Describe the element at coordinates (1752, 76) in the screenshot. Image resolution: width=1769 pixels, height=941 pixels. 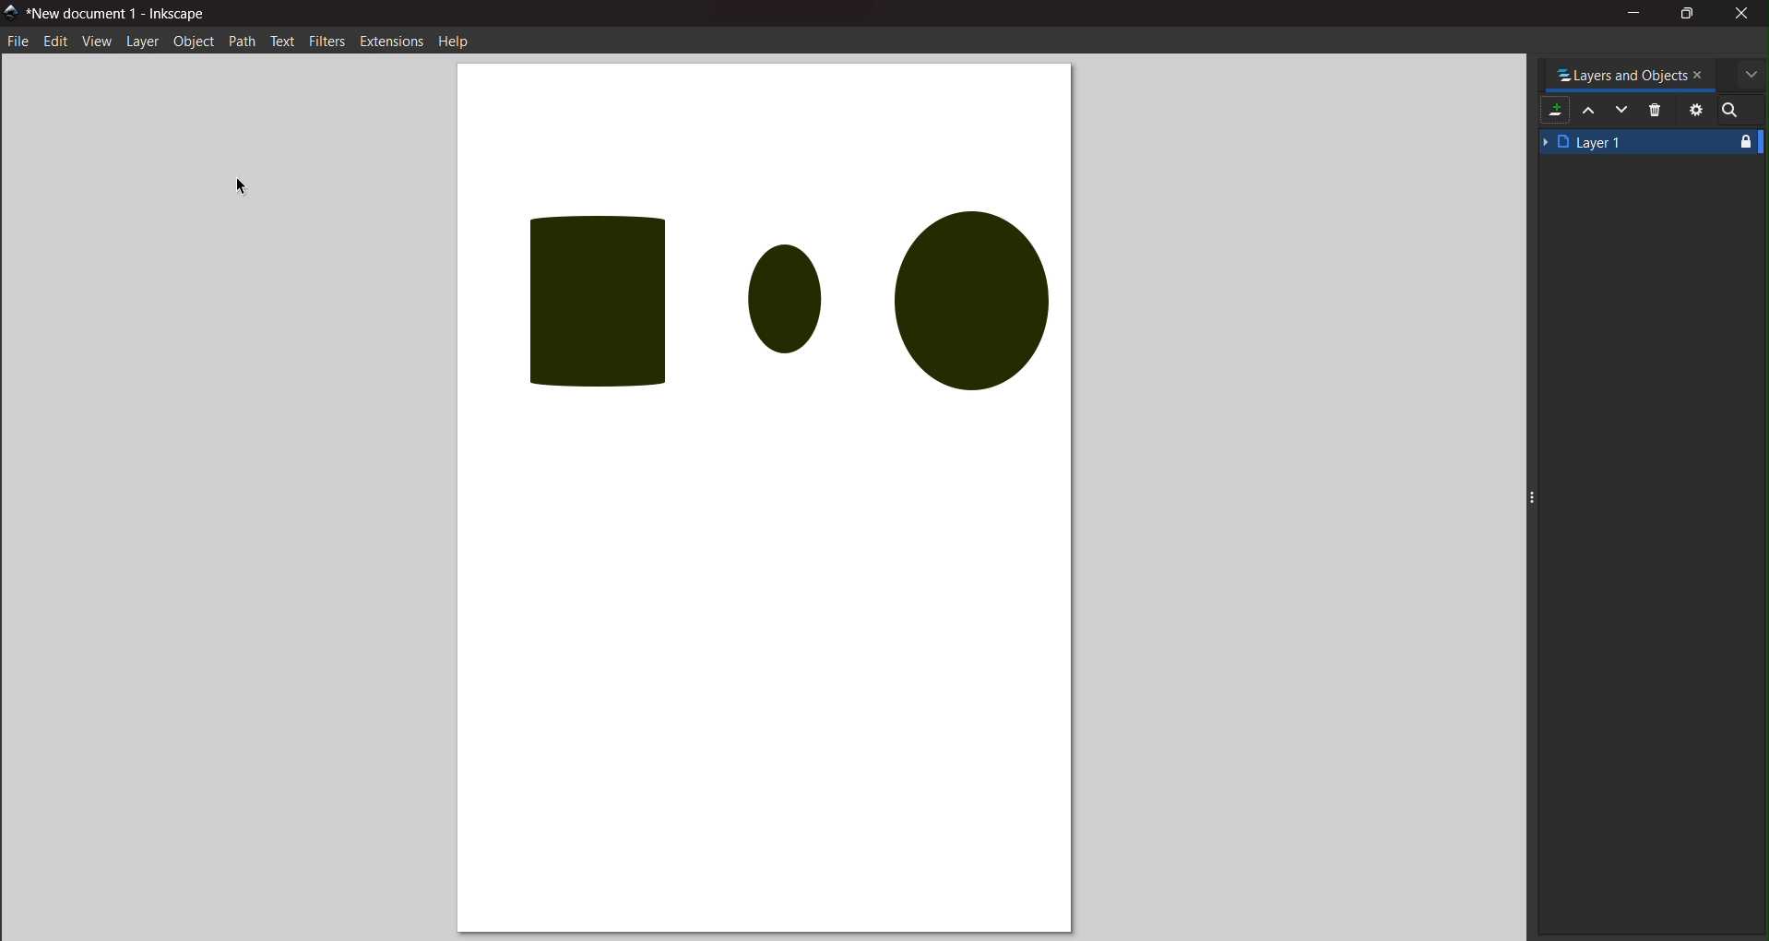
I see `more` at that location.